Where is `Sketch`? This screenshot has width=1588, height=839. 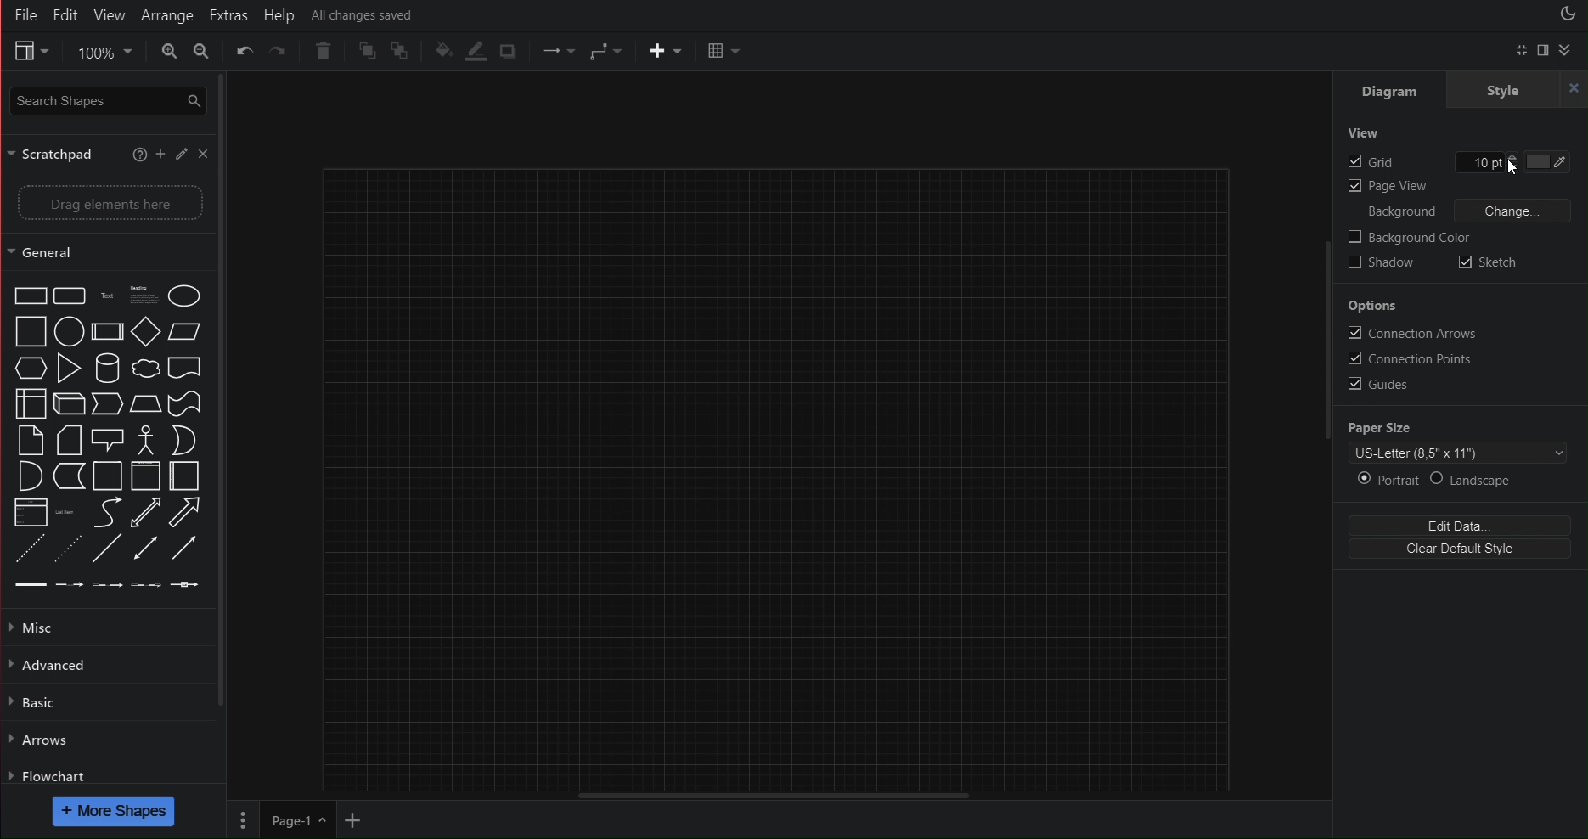
Sketch is located at coordinates (1487, 264).